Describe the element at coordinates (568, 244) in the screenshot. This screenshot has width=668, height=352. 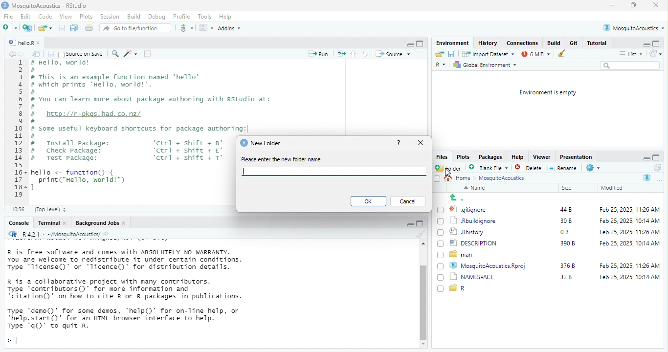
I see `3908` at that location.